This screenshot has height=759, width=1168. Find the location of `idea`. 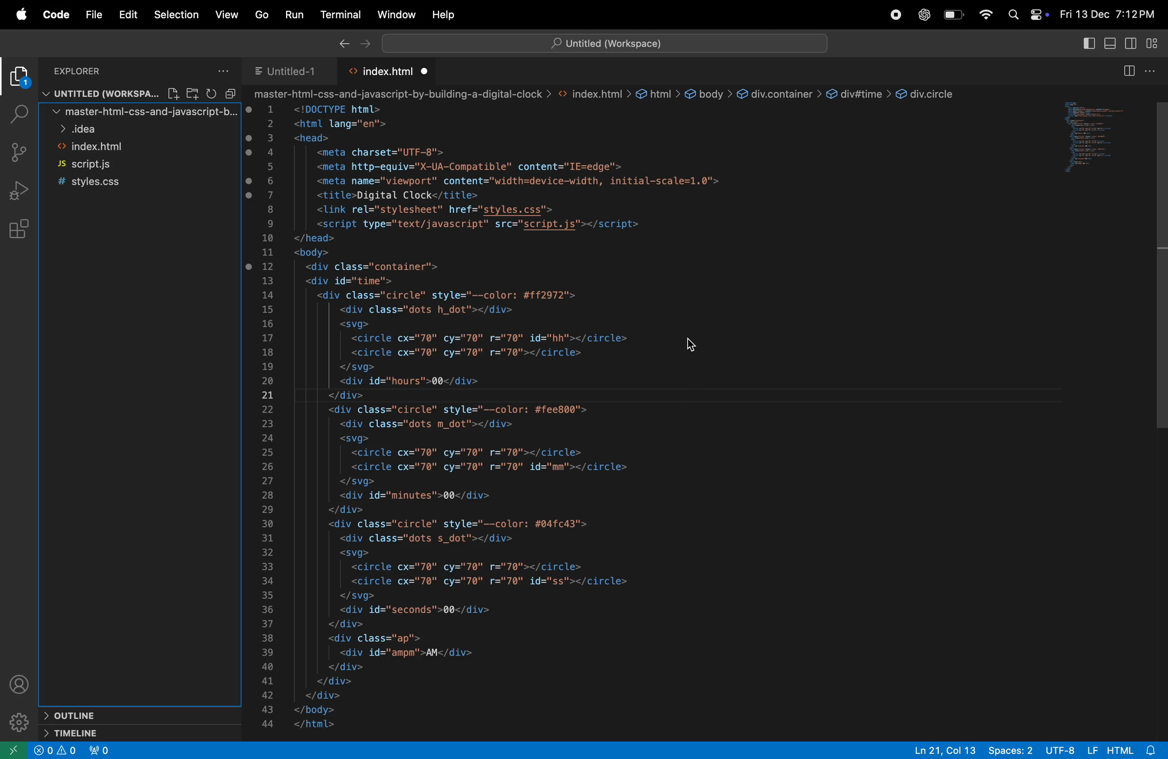

idea is located at coordinates (136, 130).